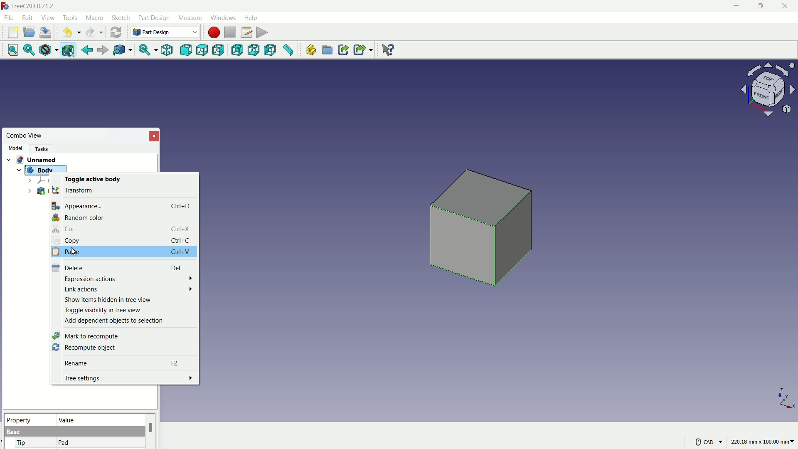  Describe the element at coordinates (69, 51) in the screenshot. I see `bounding box` at that location.